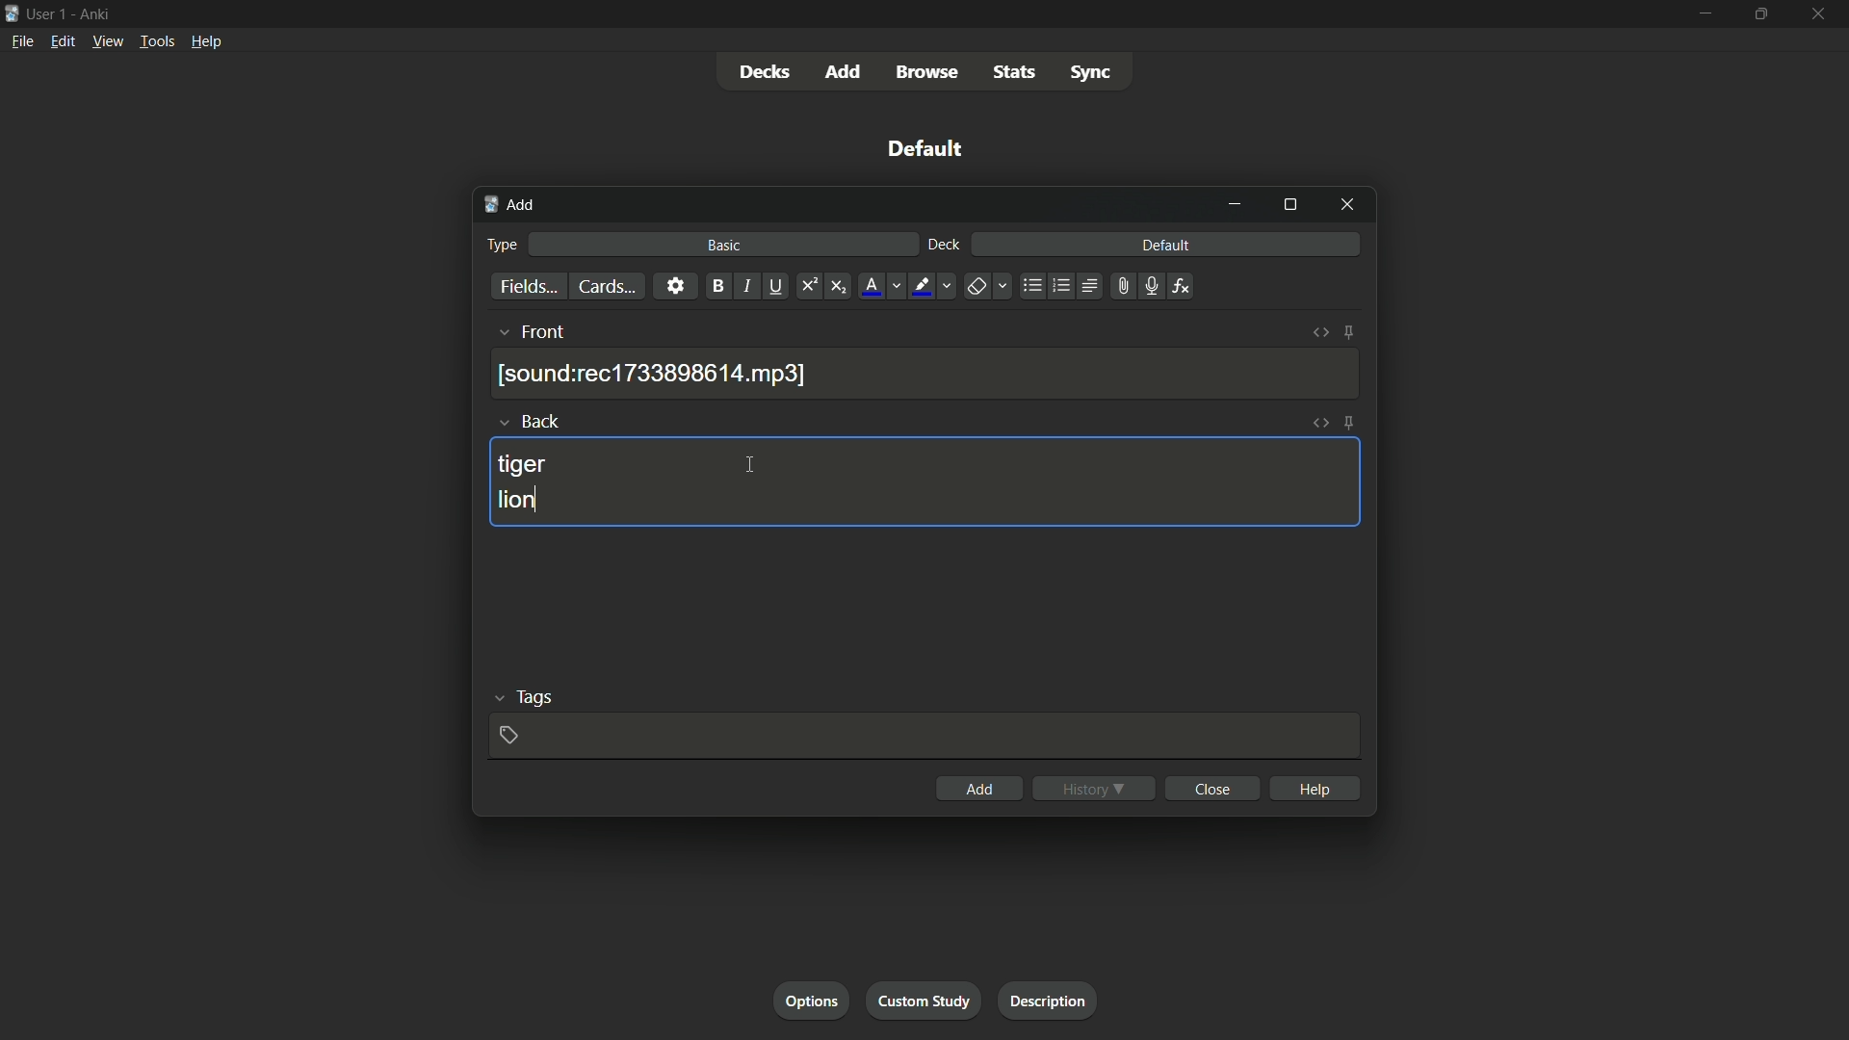  Describe the element at coordinates (1289, 206) in the screenshot. I see `maximize` at that location.